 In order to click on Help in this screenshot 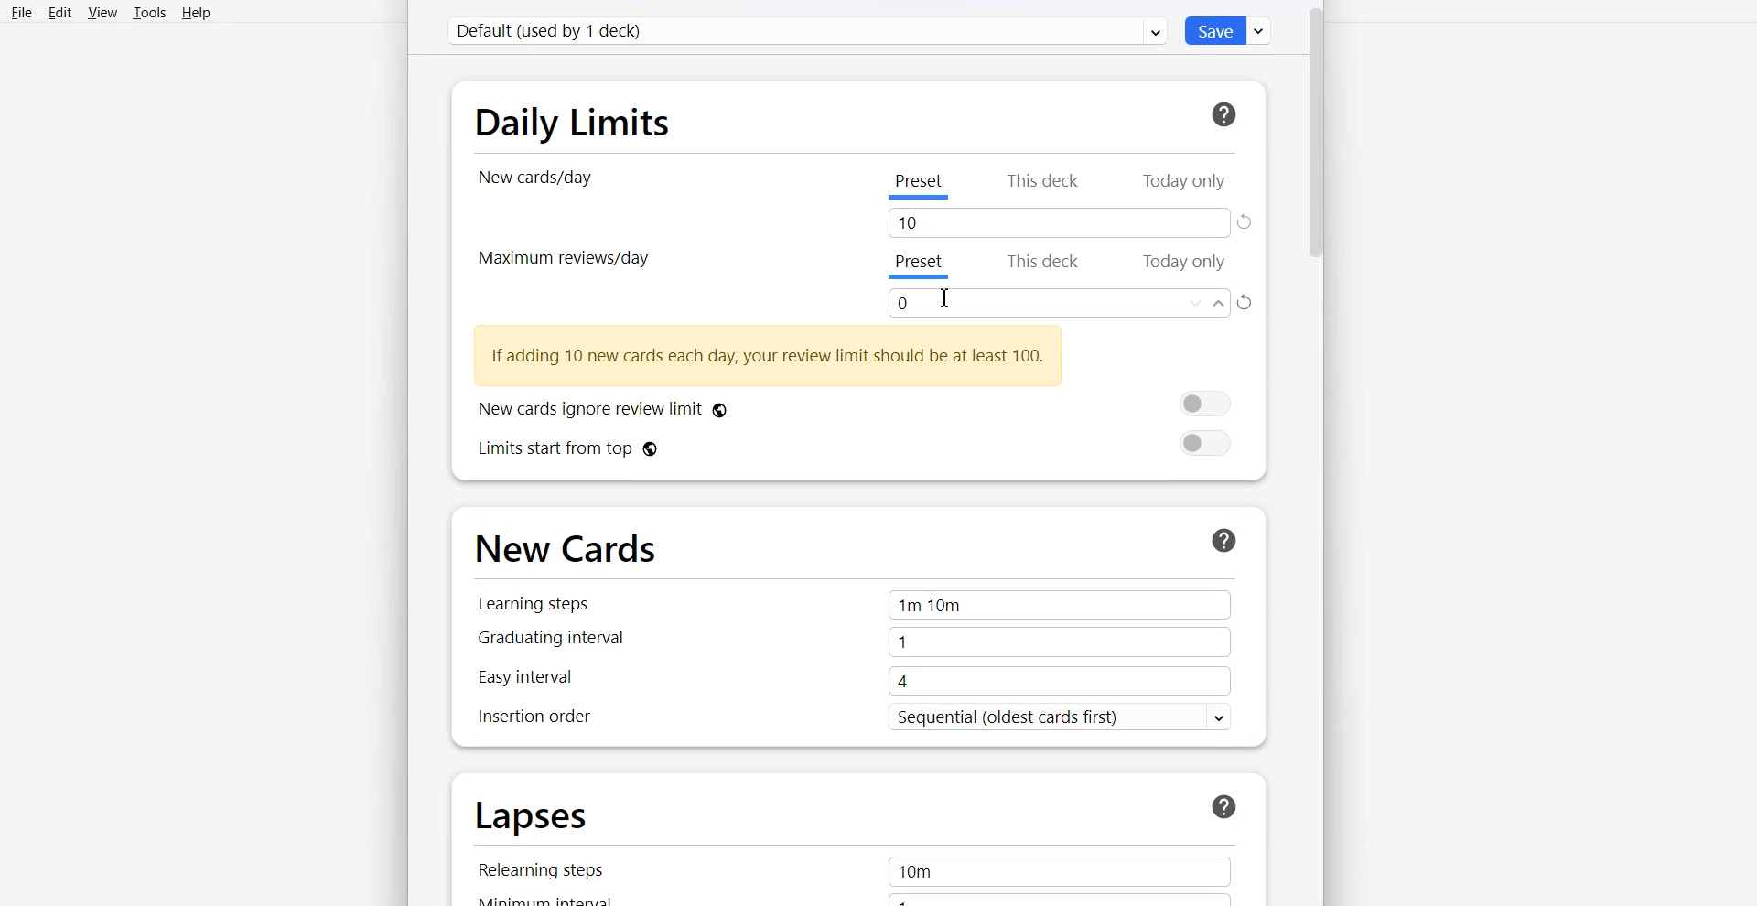, I will do `click(1227, 807)`.